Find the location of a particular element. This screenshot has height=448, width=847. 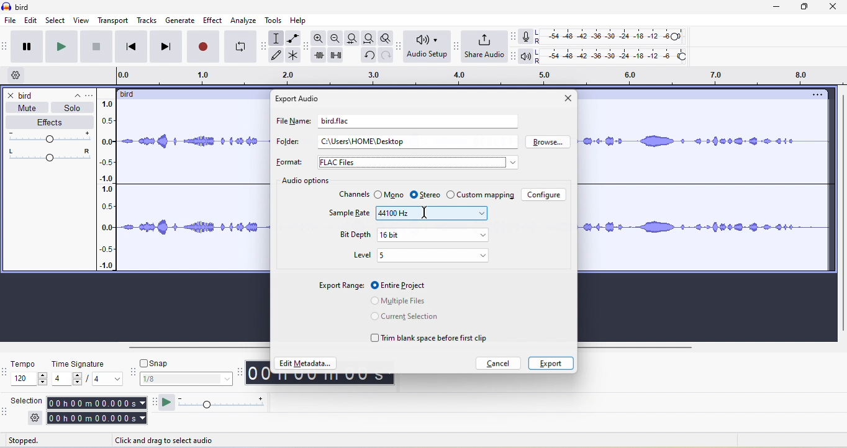

envelope tool is located at coordinates (292, 38).